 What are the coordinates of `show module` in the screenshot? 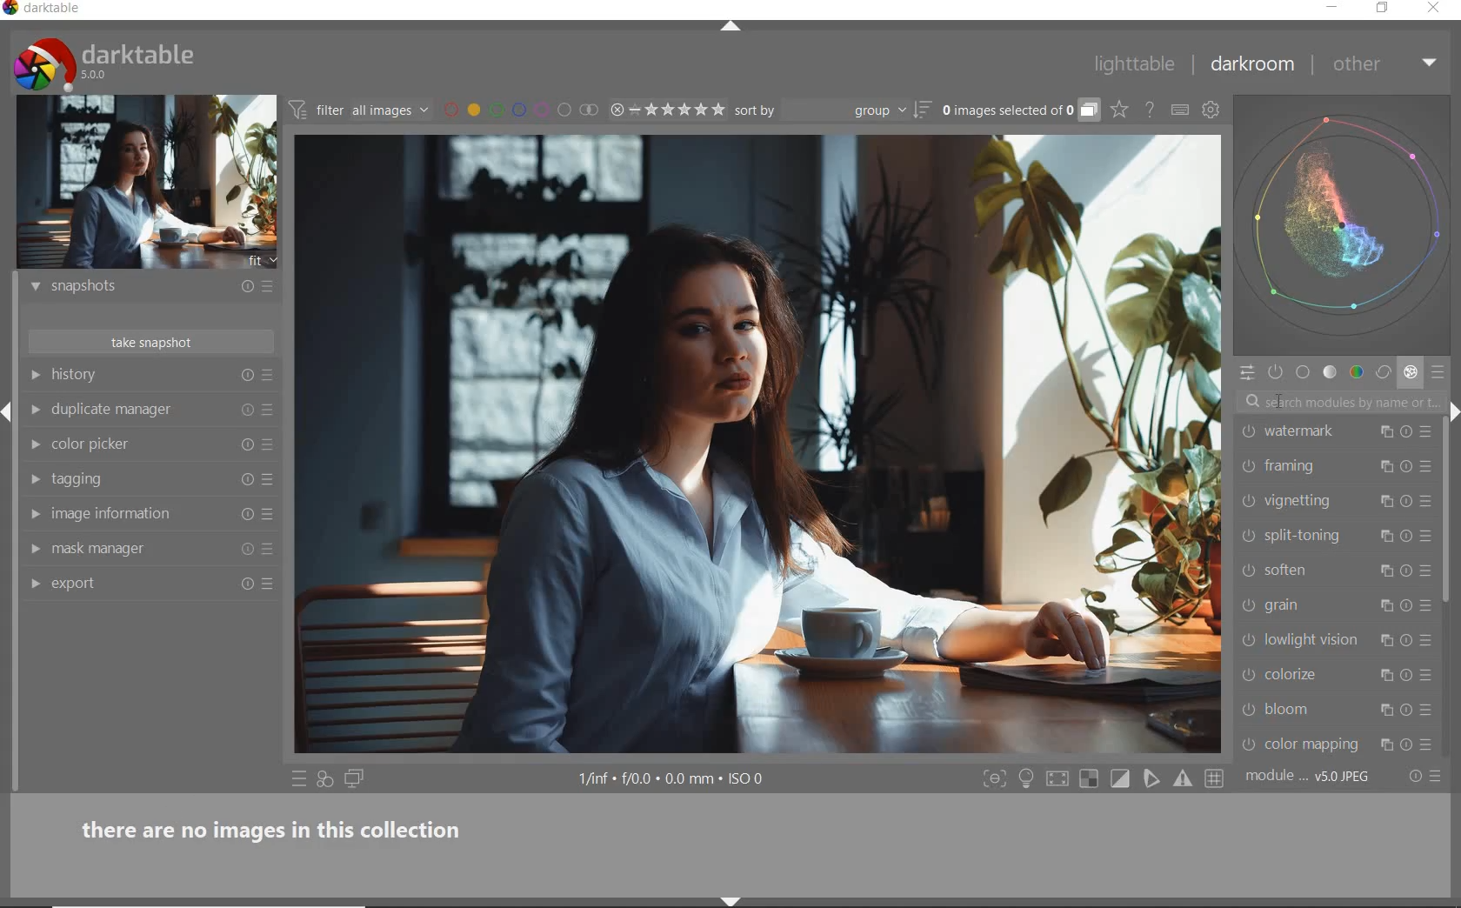 It's located at (33, 375).